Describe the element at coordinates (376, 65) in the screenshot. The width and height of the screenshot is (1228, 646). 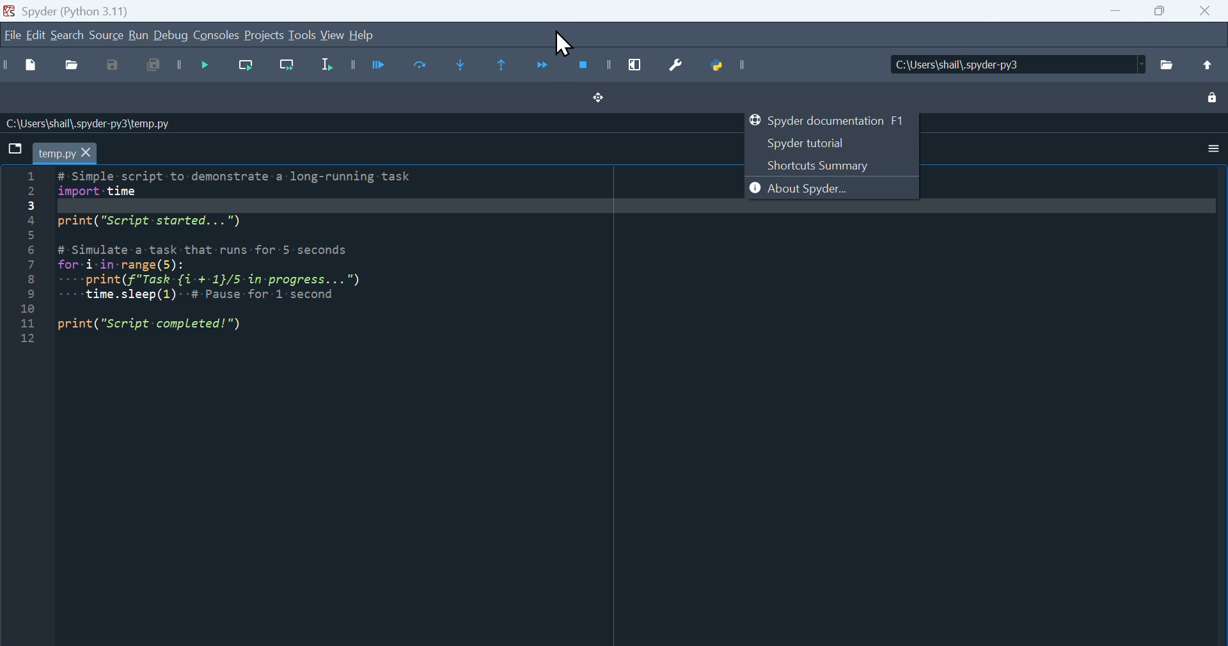
I see `Run file` at that location.